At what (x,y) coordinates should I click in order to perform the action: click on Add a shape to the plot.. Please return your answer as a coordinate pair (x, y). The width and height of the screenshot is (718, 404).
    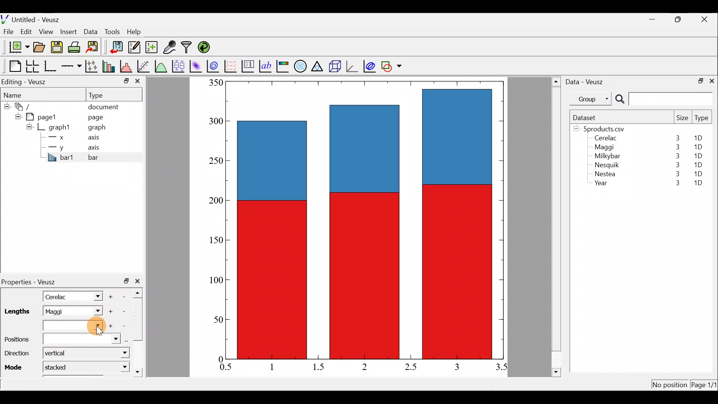
    Looking at the image, I should click on (392, 65).